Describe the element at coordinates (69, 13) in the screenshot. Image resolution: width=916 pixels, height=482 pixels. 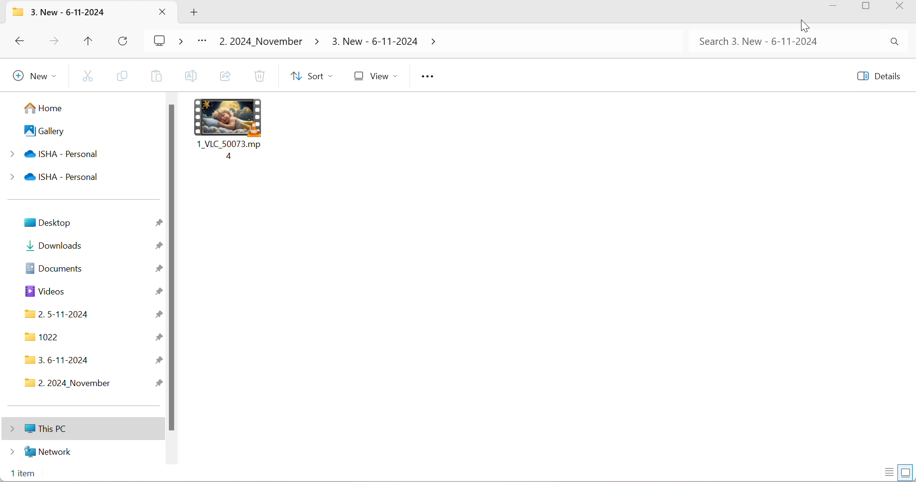
I see `3. New - 6-11-2024` at that location.